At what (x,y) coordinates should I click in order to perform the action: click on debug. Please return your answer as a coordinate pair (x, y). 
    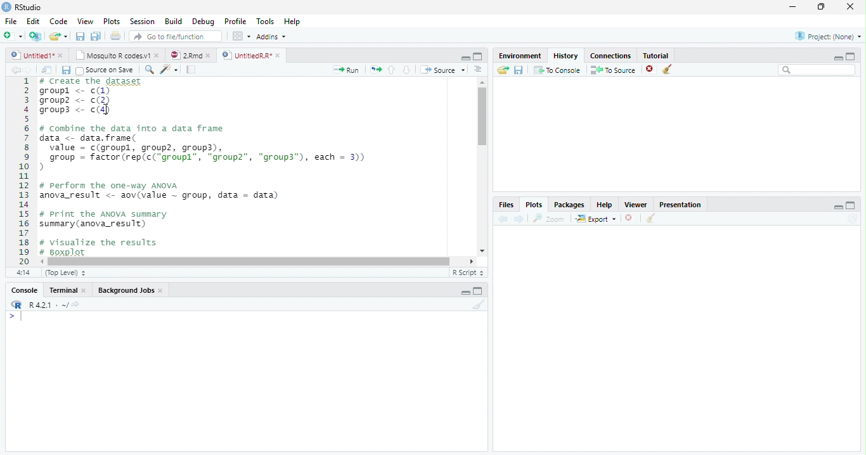
    Looking at the image, I should click on (205, 22).